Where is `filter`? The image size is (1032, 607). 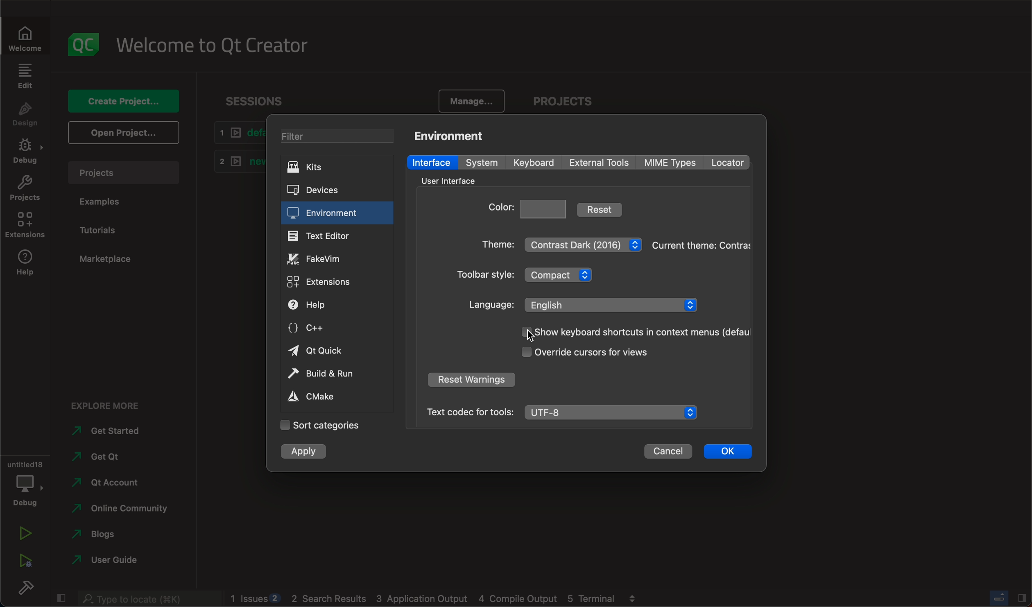
filter is located at coordinates (337, 138).